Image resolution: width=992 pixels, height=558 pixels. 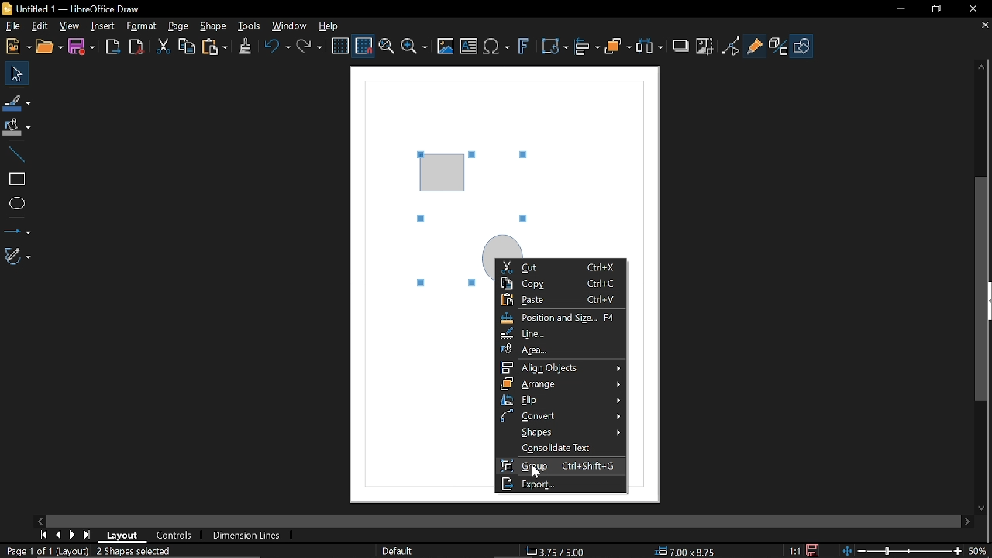 I want to click on Window, so click(x=290, y=27).